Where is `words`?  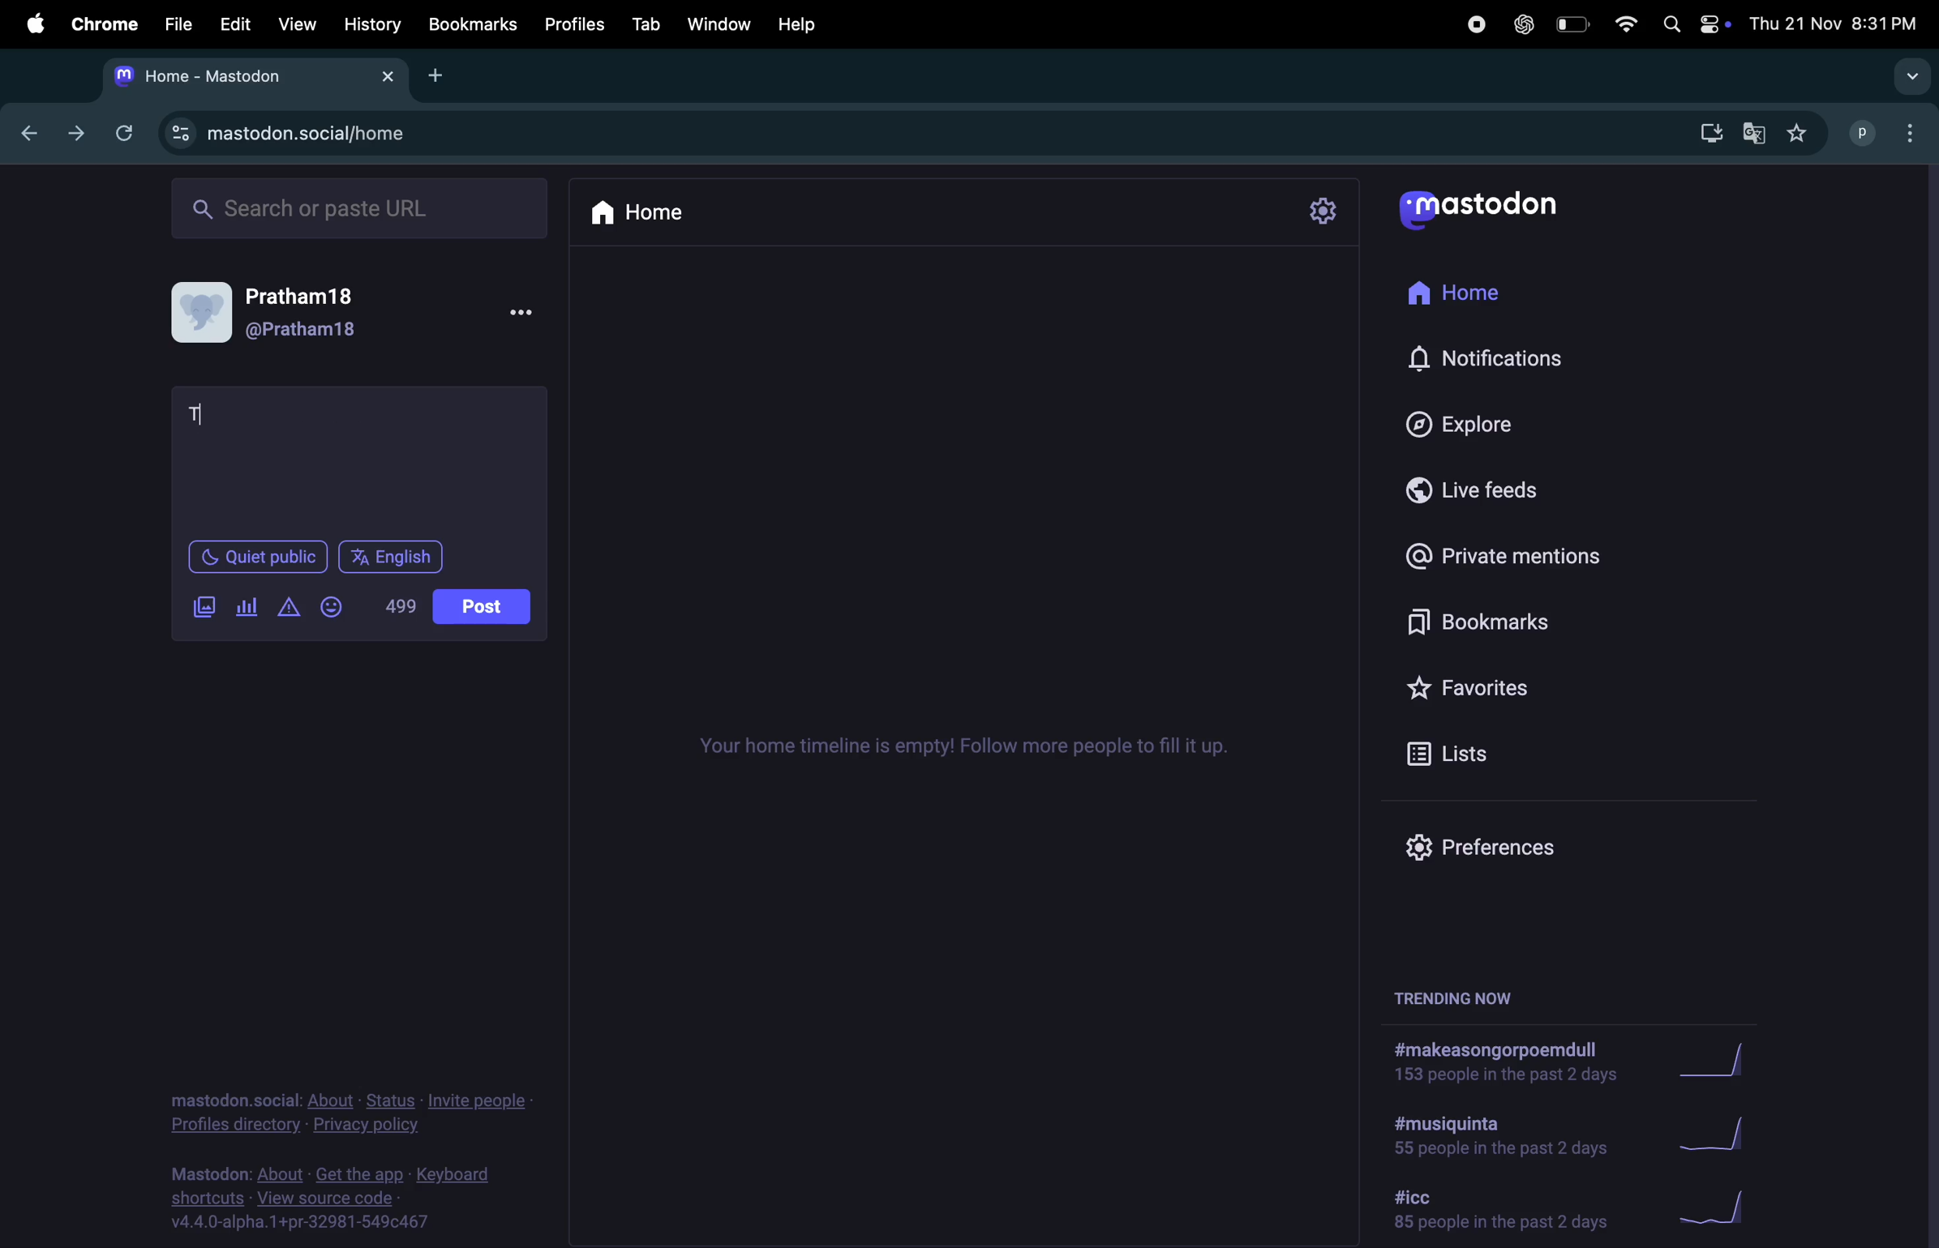
words is located at coordinates (403, 606).